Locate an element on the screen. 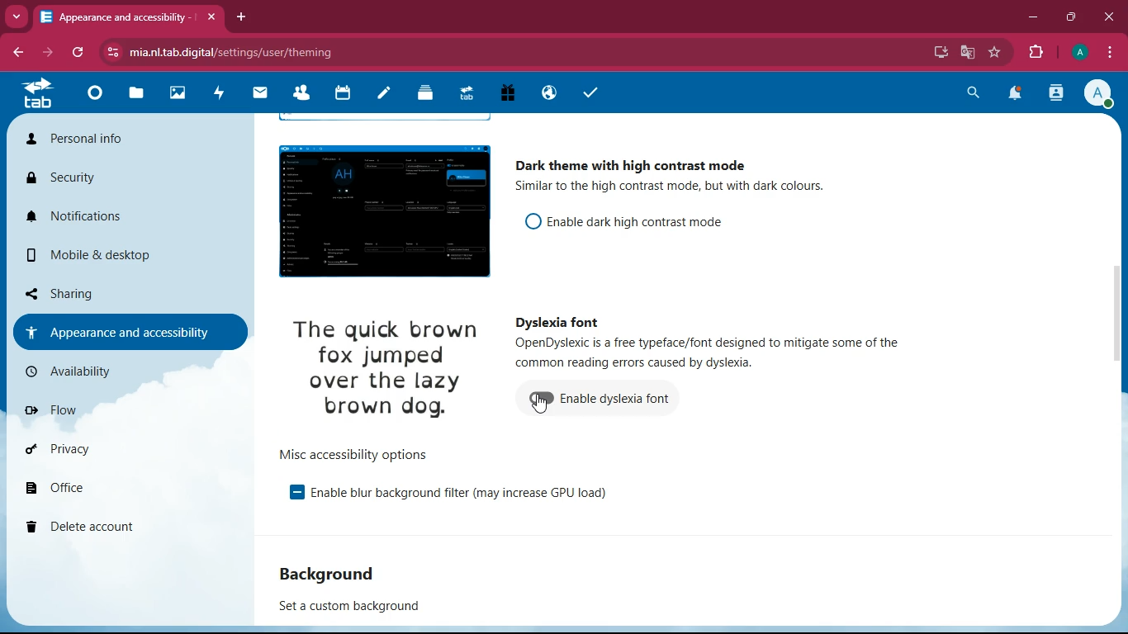  privacy is located at coordinates (116, 449).